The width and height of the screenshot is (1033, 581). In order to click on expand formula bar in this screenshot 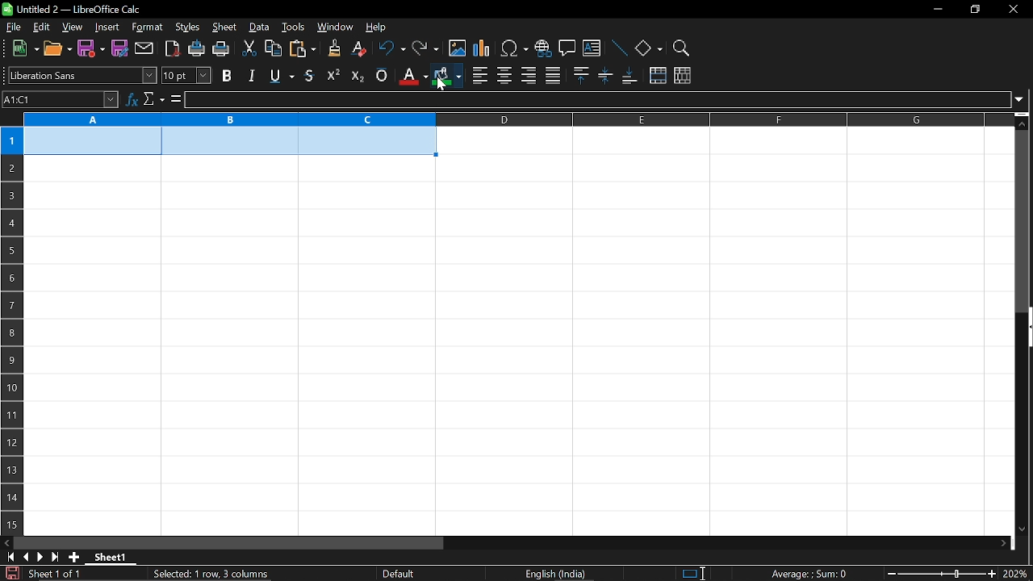, I will do `click(1022, 99)`.